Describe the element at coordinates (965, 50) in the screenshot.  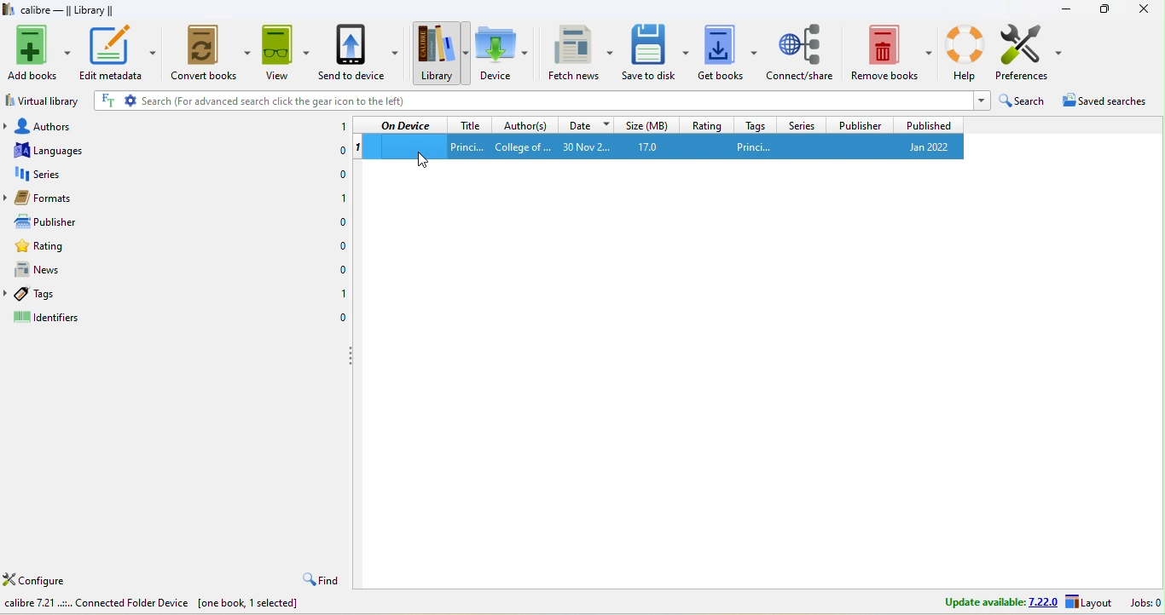
I see `help` at that location.